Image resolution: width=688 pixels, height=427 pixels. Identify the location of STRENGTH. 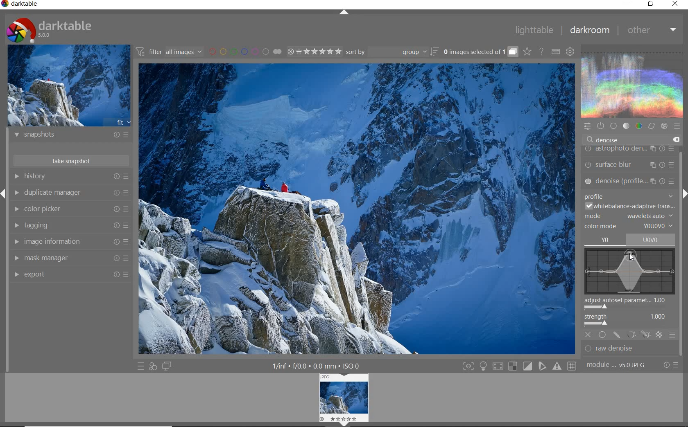
(631, 321).